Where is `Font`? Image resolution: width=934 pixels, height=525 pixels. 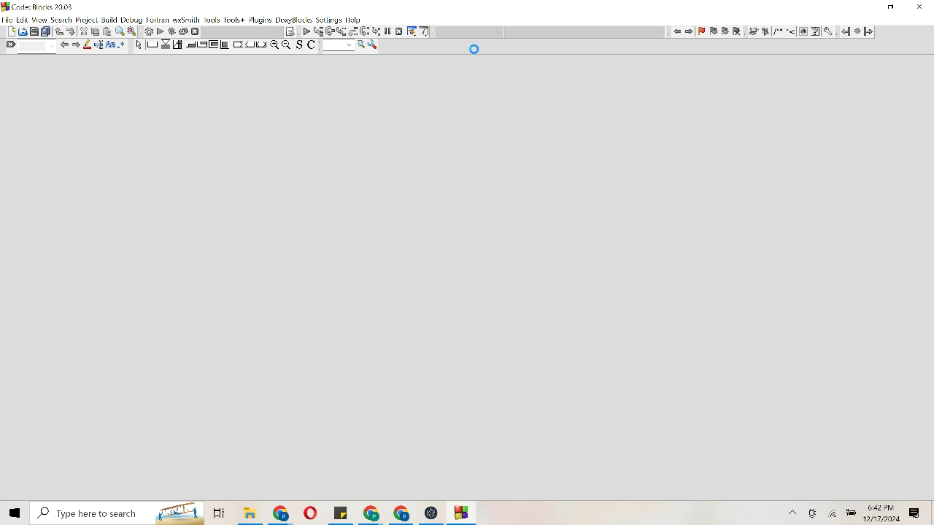 Font is located at coordinates (112, 45).